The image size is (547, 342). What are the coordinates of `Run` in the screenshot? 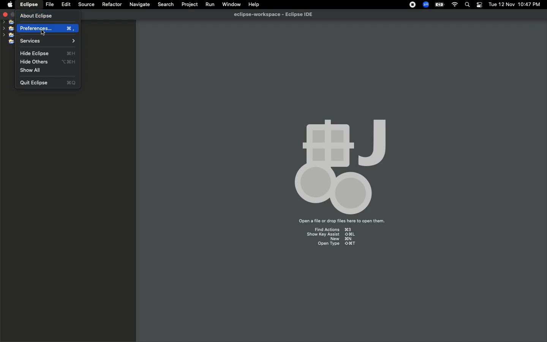 It's located at (208, 5).